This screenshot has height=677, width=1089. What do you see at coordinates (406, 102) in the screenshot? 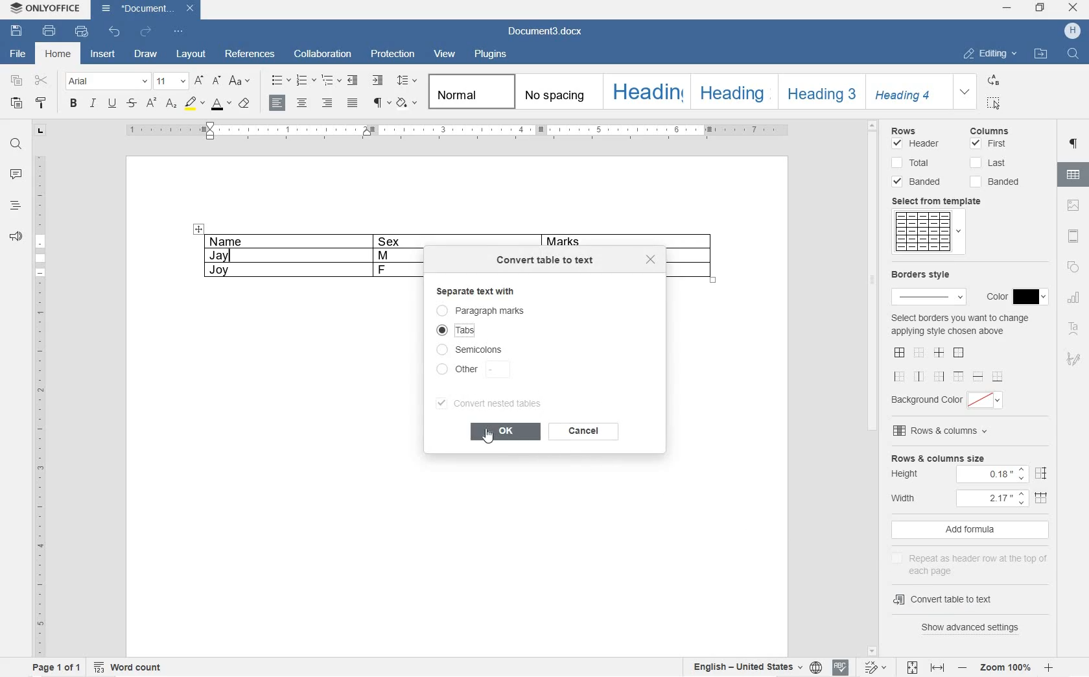
I see `SHADING` at bounding box center [406, 102].